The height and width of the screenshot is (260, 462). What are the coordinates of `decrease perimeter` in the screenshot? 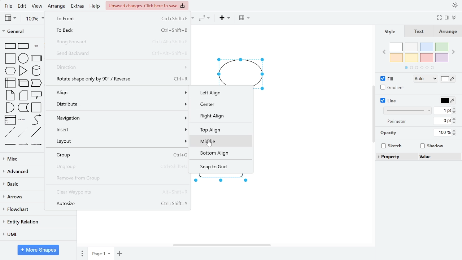 It's located at (455, 122).